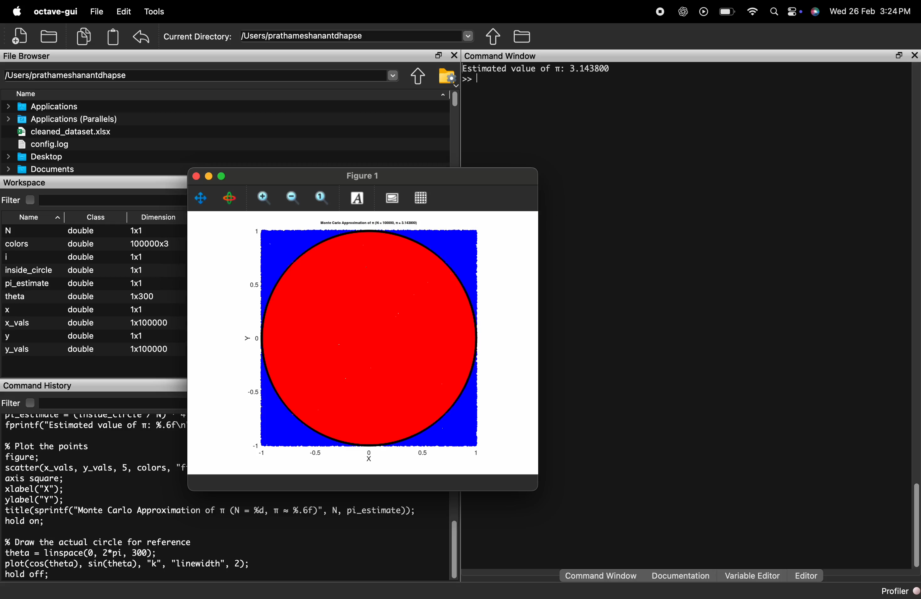 The image size is (921, 599). I want to click on 1x1, so click(139, 282).